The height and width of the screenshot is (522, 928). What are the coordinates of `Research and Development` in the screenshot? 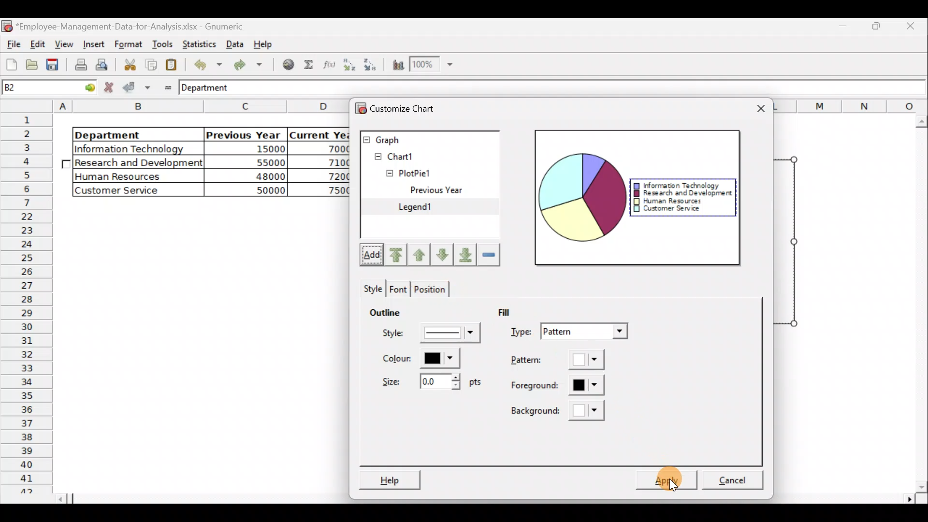 It's located at (139, 164).